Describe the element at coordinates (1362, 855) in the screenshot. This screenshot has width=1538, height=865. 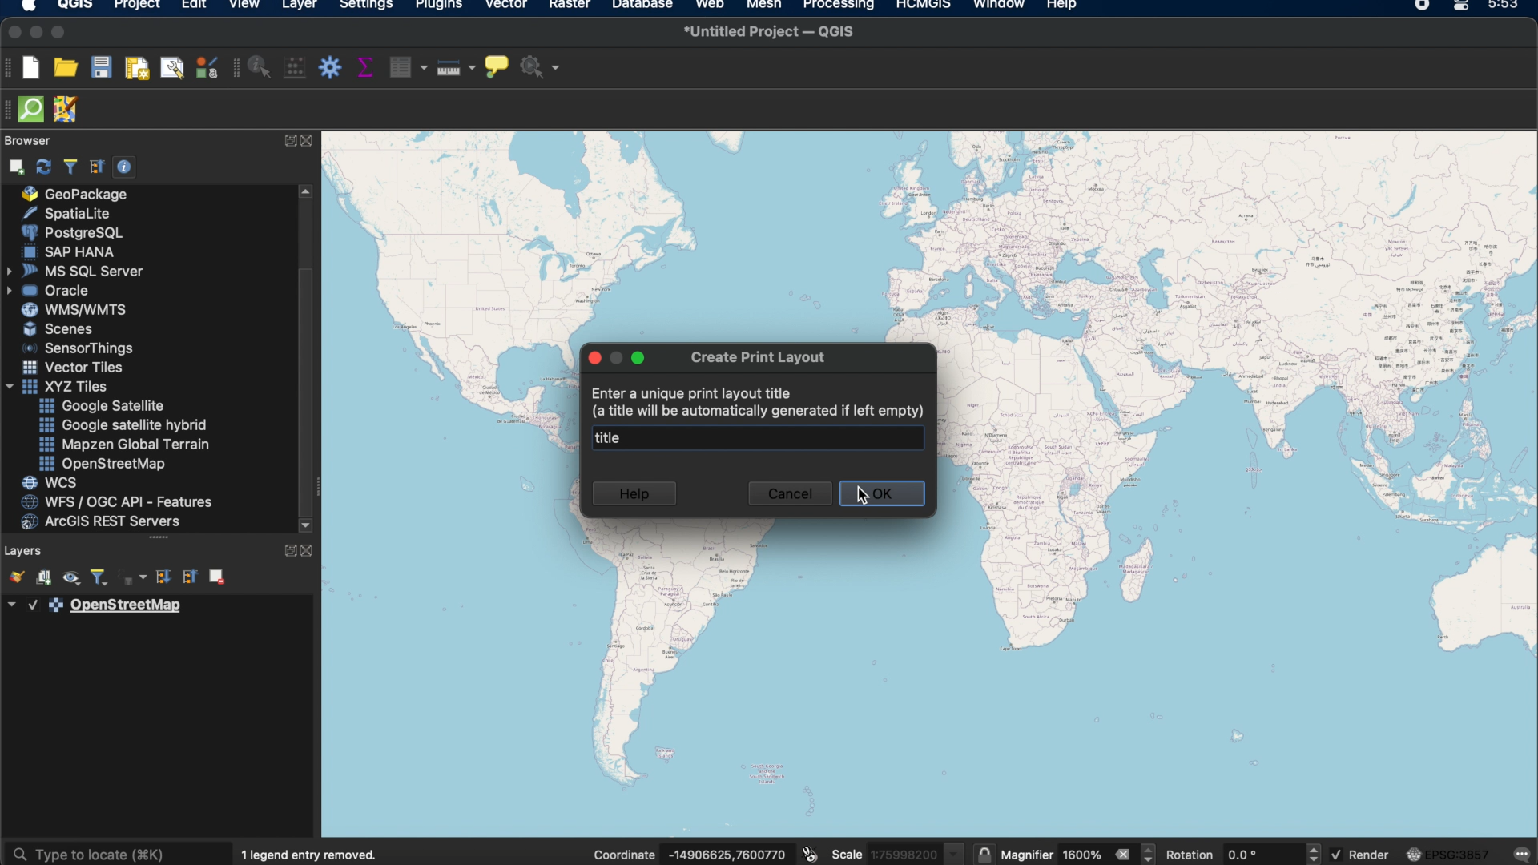
I see `render` at that location.